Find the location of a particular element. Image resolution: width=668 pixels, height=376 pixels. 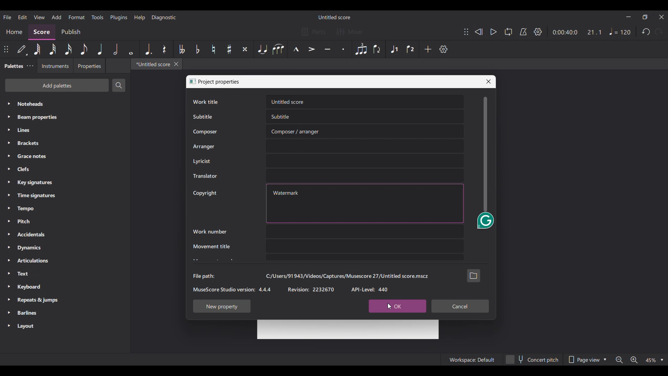

Tempo is located at coordinates (65, 209).